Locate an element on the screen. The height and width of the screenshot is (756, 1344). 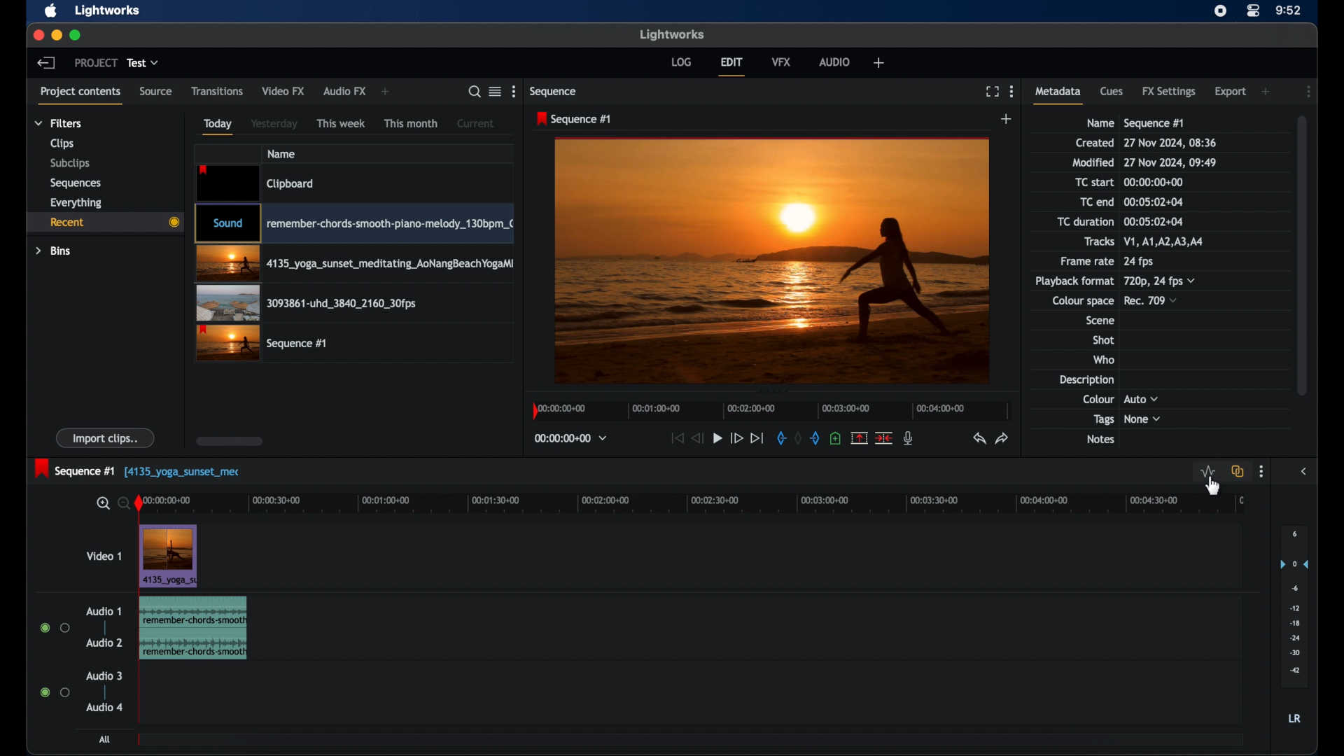
source is located at coordinates (156, 90).